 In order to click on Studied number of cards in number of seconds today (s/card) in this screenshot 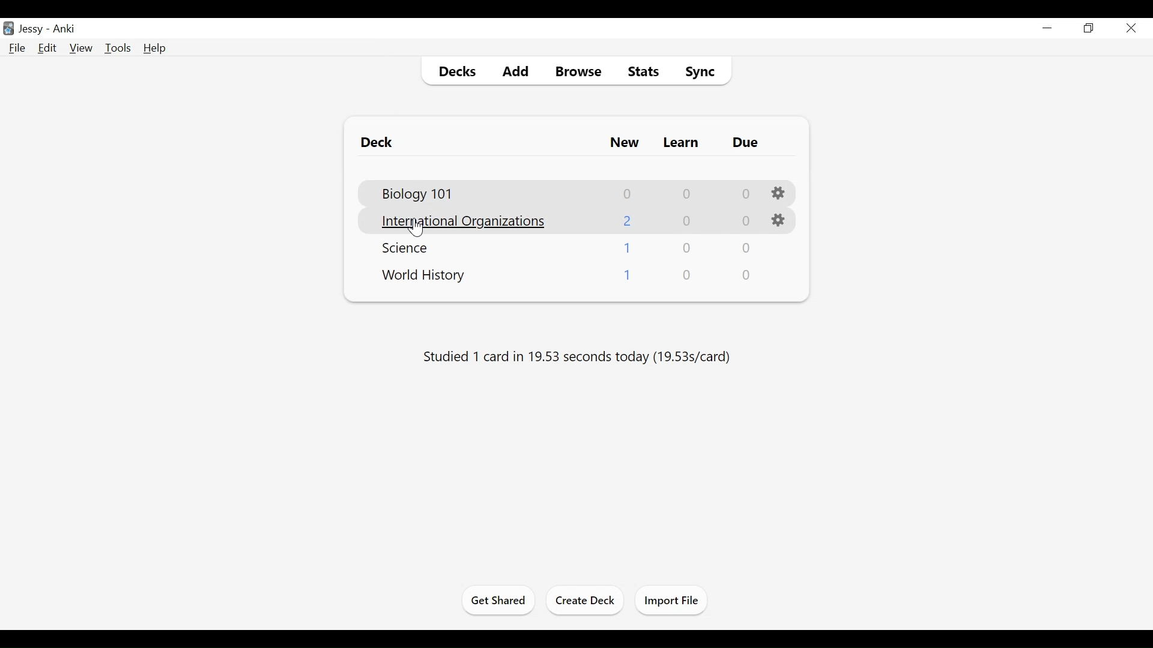, I will do `click(577, 358)`.